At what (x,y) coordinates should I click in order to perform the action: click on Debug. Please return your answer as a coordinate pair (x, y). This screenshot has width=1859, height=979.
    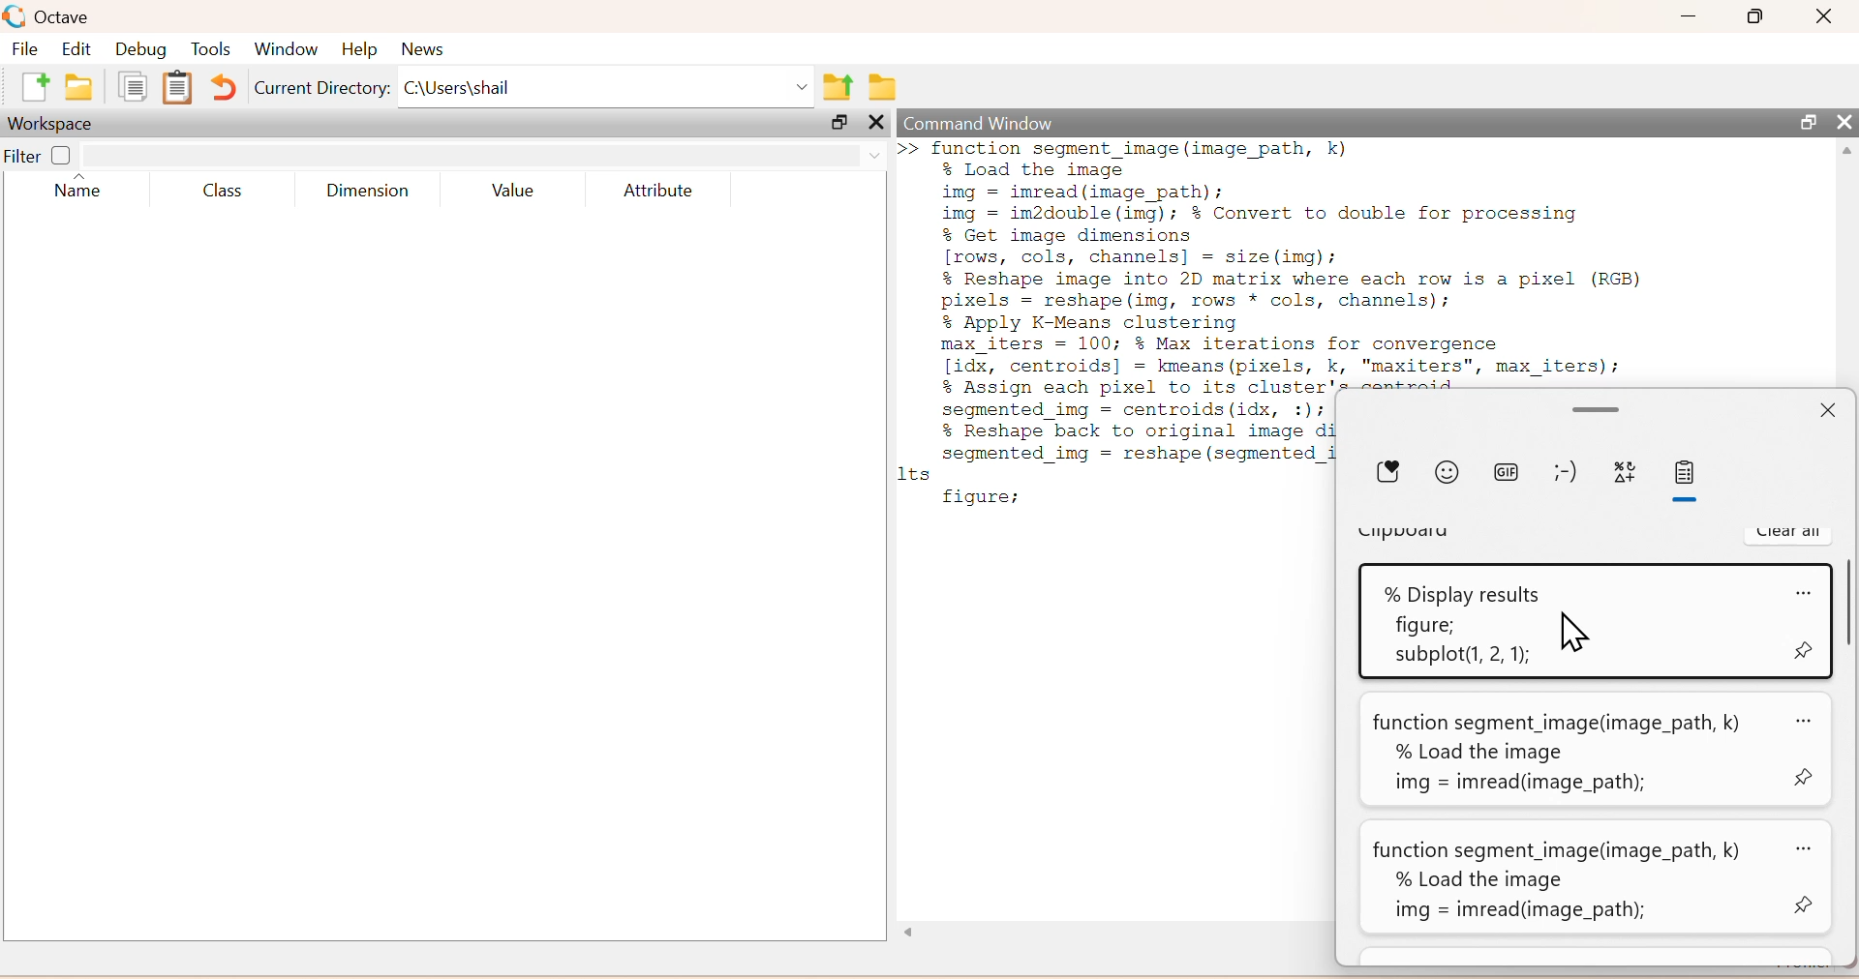
    Looking at the image, I should click on (139, 51).